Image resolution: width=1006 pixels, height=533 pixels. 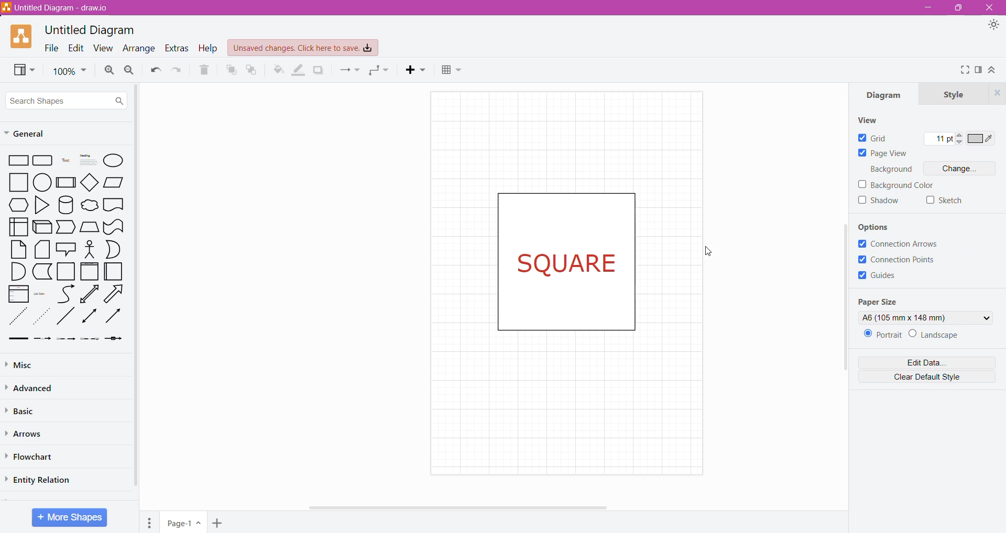 I want to click on Vertical Scroll Bar, so click(x=841, y=315).